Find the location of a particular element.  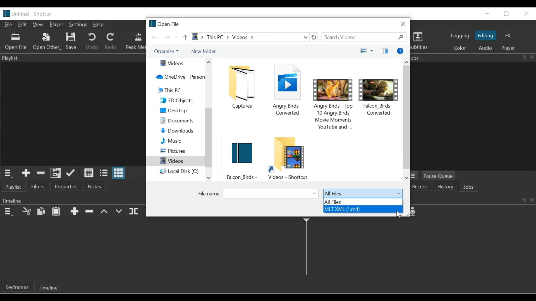

Help is located at coordinates (98, 25).